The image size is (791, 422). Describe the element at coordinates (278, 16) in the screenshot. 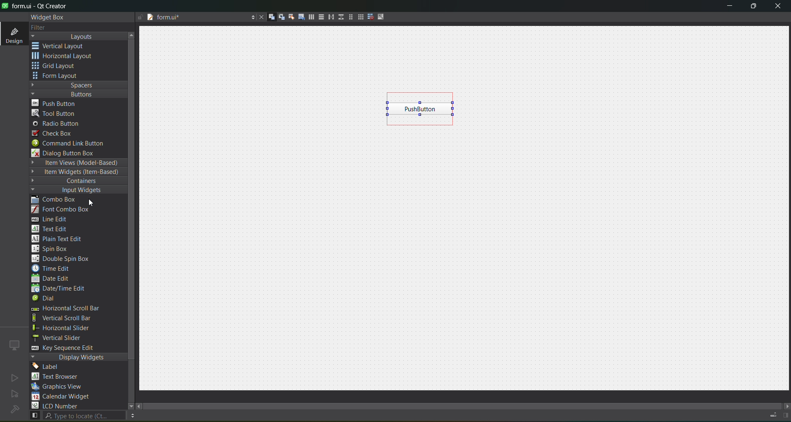

I see `edit signals` at that location.